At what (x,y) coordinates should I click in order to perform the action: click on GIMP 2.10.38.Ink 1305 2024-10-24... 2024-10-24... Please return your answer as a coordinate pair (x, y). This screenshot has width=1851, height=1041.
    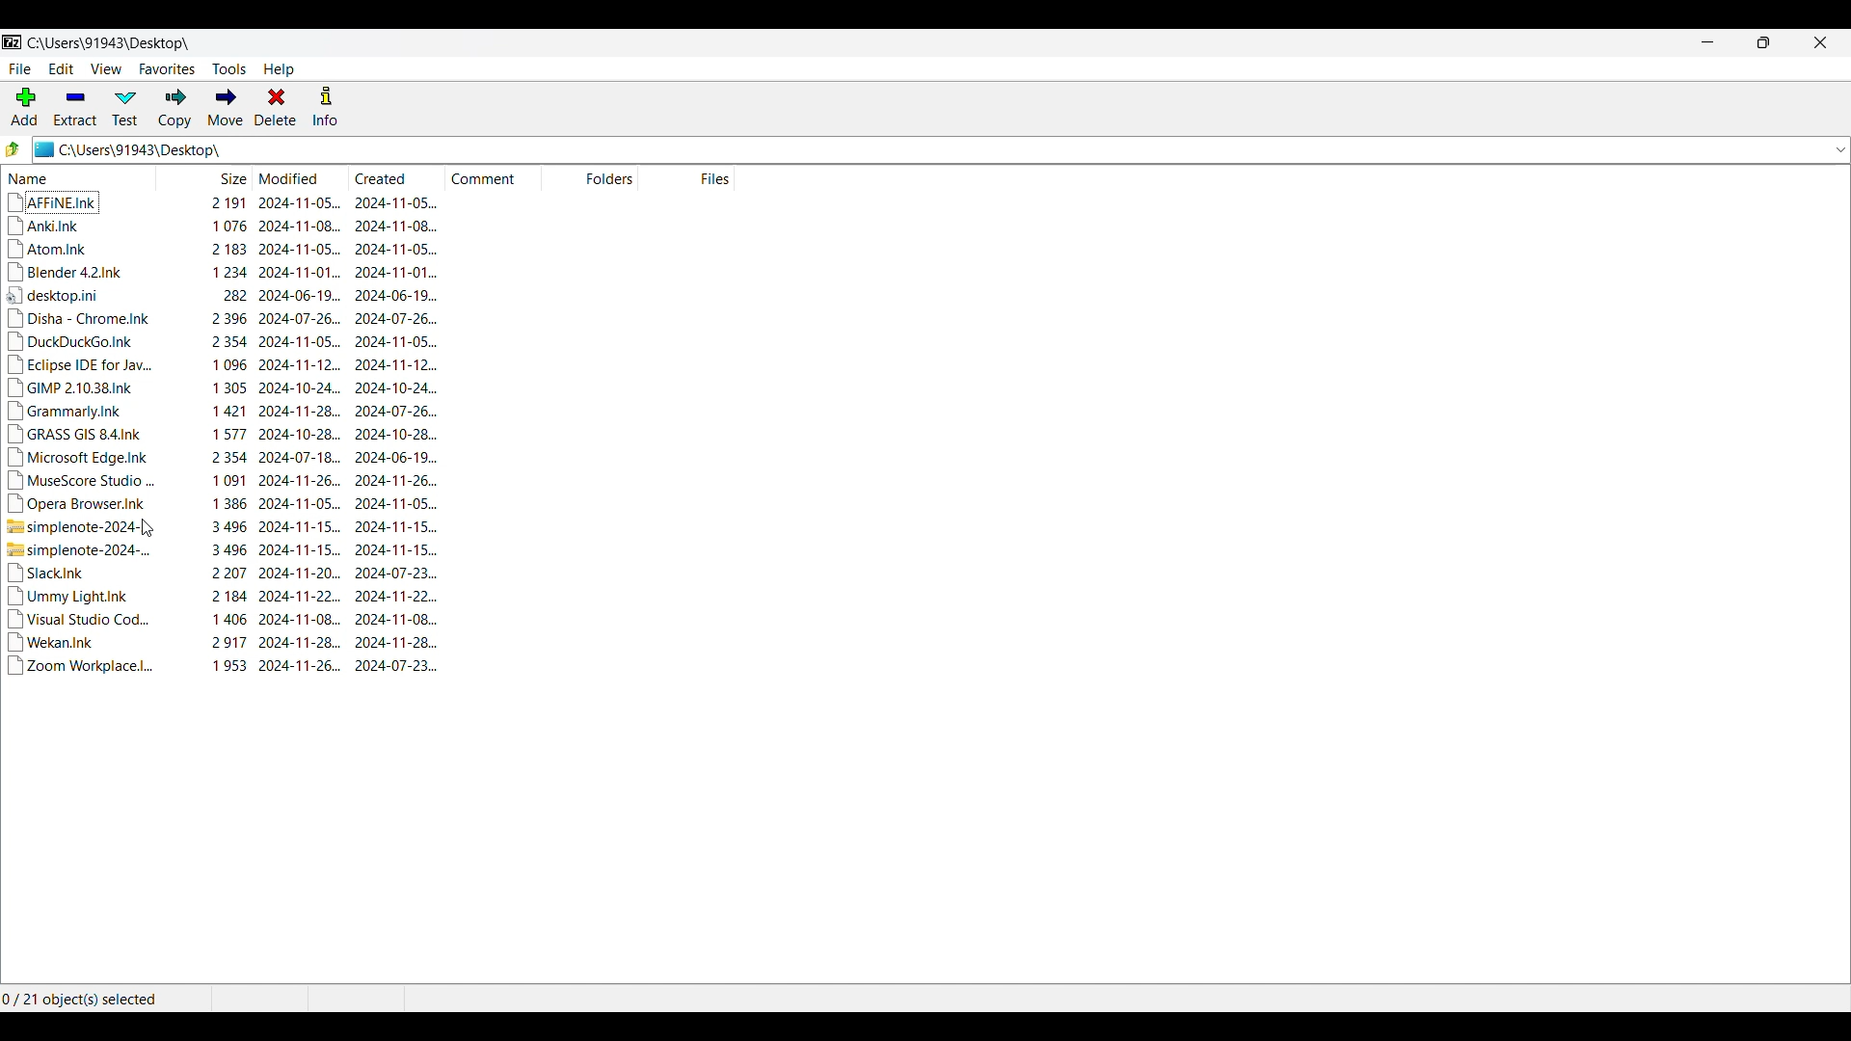
    Looking at the image, I should click on (226, 388).